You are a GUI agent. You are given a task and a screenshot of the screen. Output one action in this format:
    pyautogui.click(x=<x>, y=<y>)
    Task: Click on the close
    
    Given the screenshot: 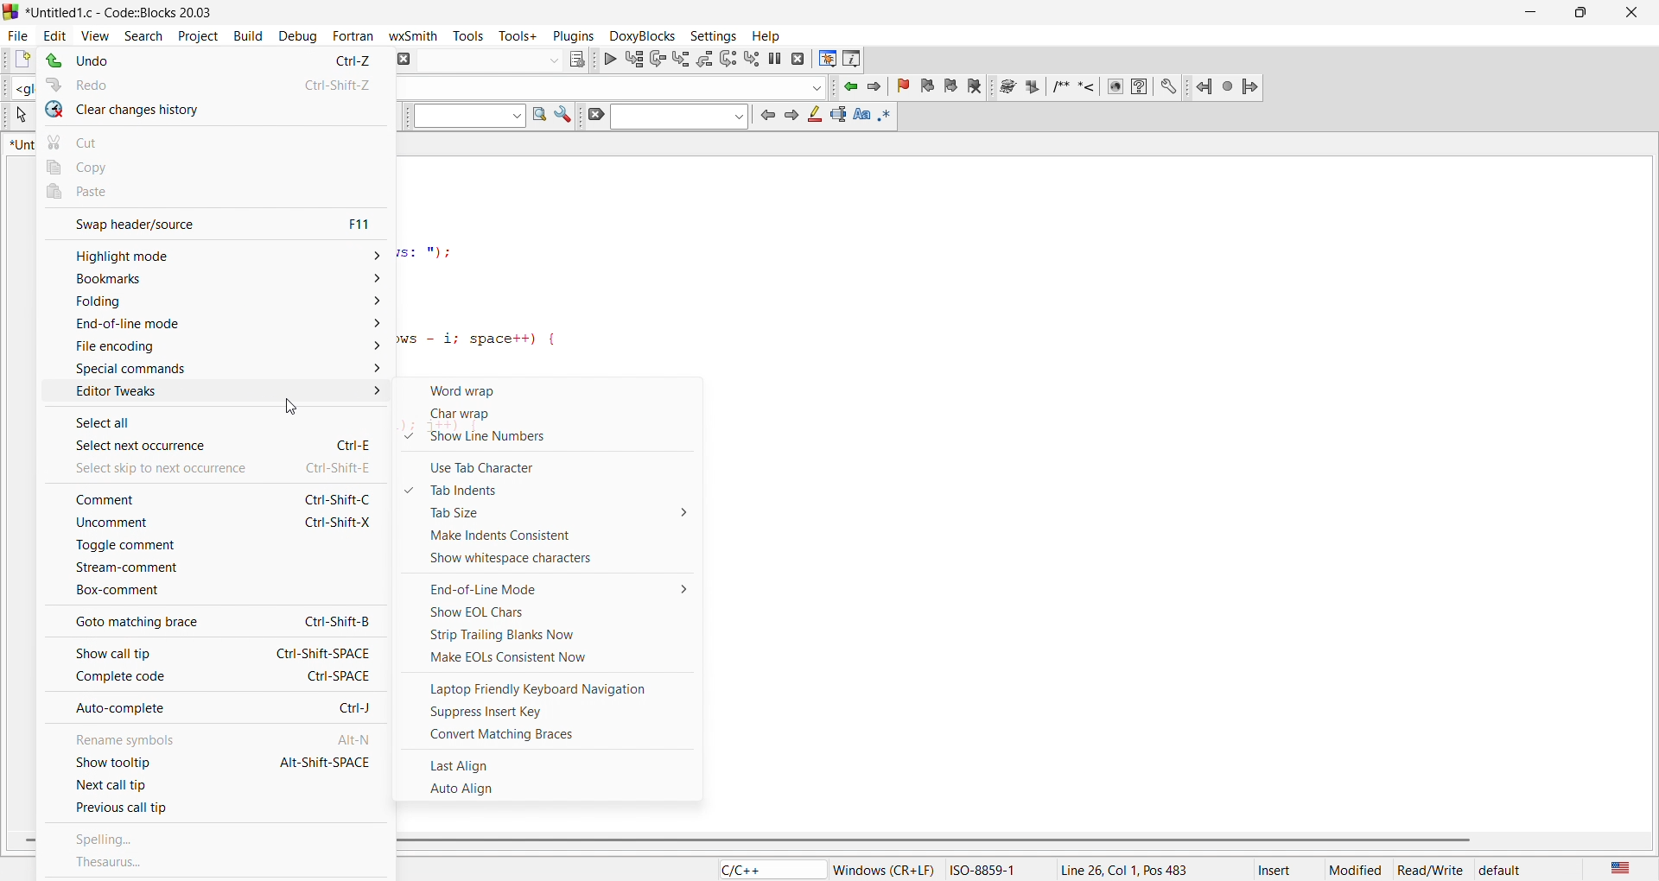 What is the action you would take?
    pyautogui.click(x=1634, y=10)
    